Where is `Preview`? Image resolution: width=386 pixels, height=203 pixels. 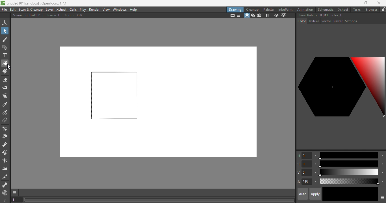 Preview is located at coordinates (276, 15).